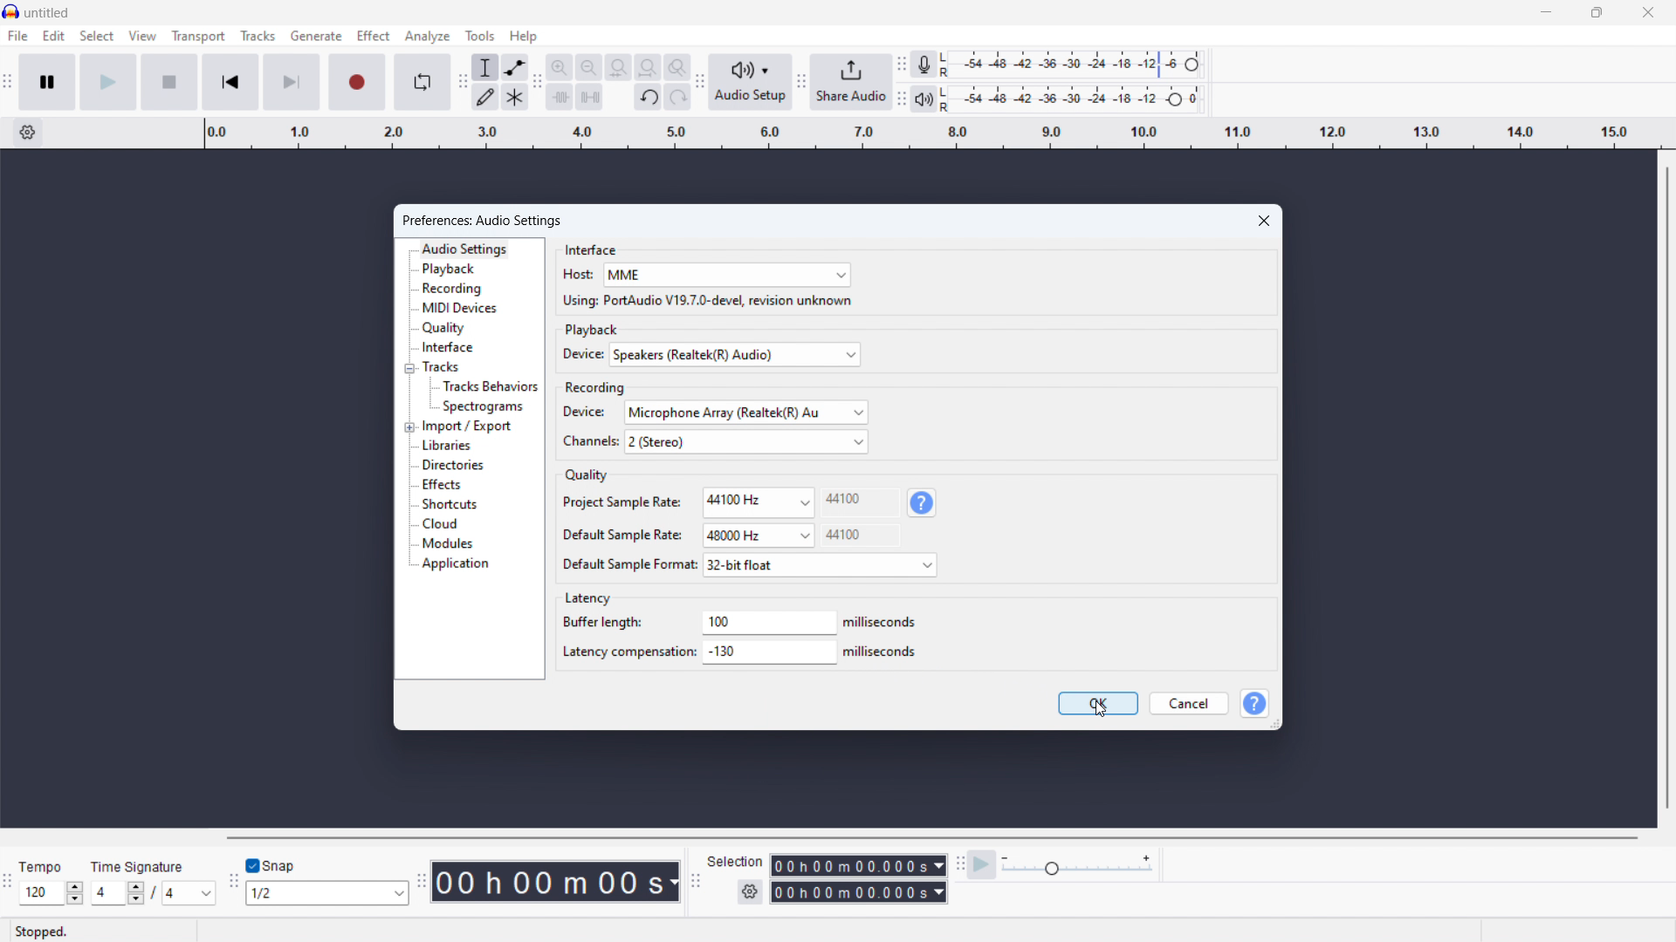 This screenshot has width=1676, height=942. I want to click on share audio toolbar, so click(801, 83).